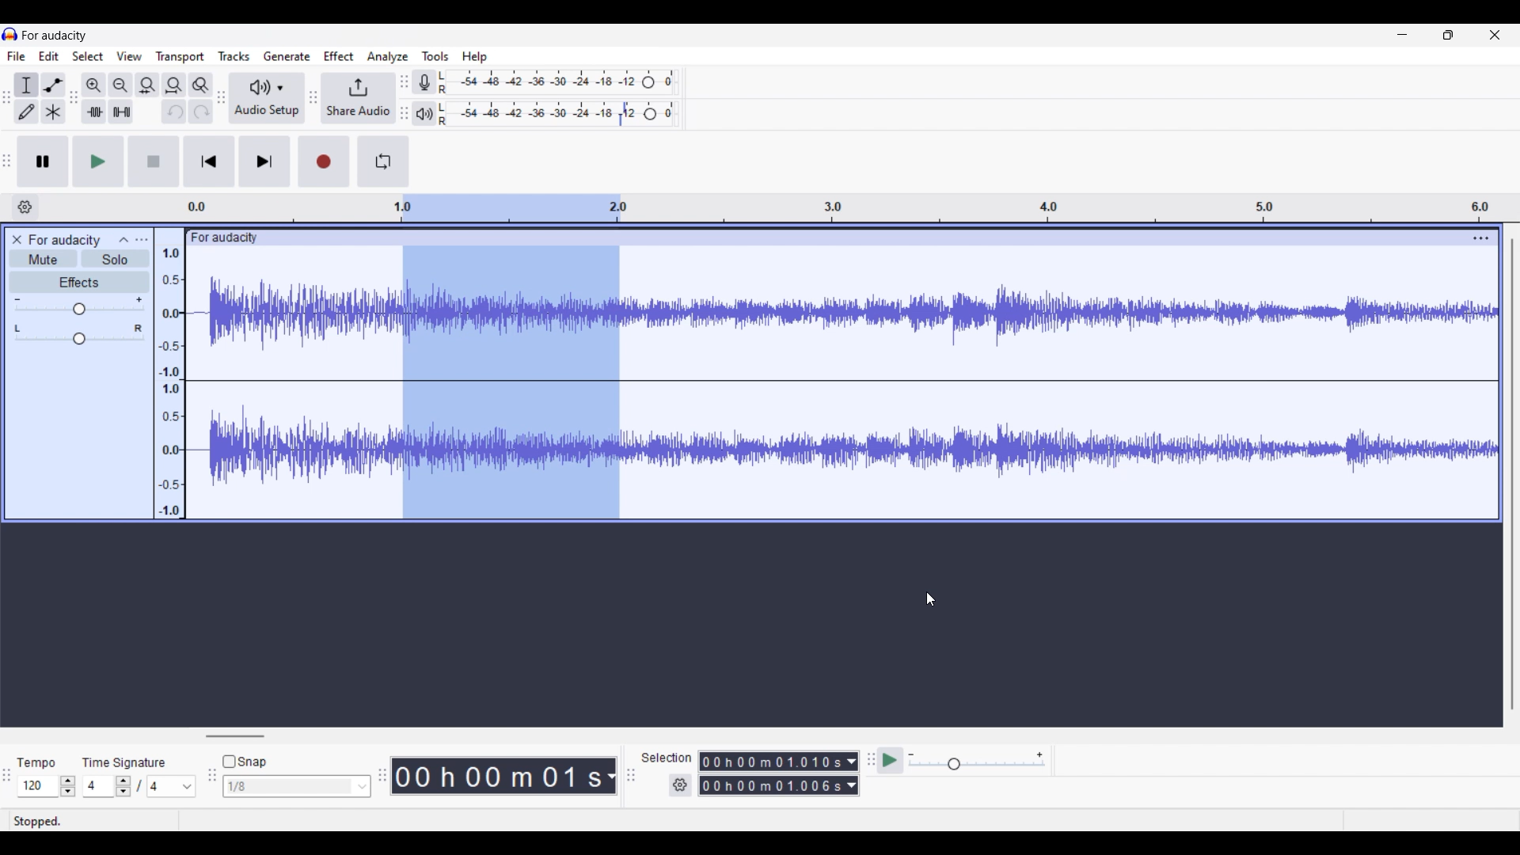  What do you see at coordinates (62, 34) in the screenshot?
I see `for audacity` at bounding box center [62, 34].